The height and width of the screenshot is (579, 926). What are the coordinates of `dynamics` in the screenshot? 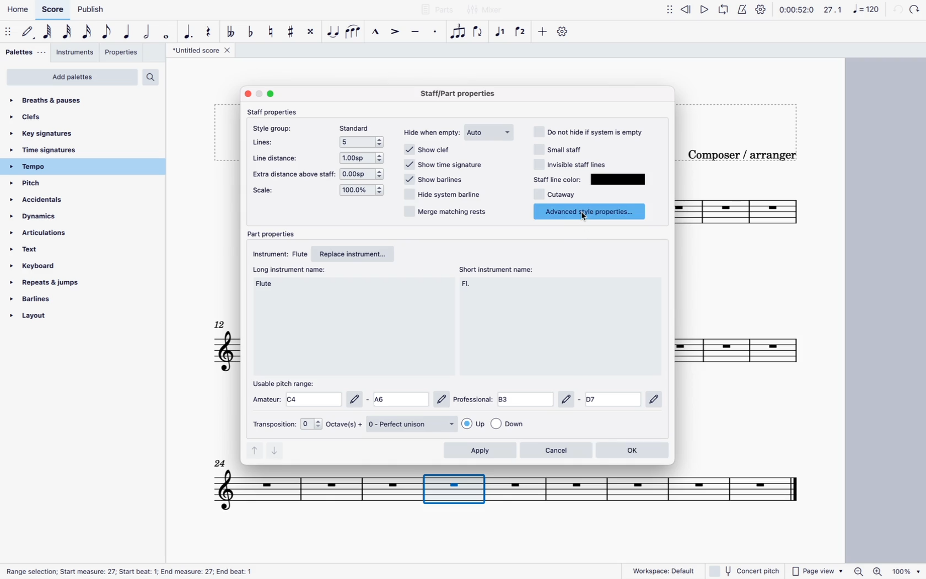 It's located at (40, 217).